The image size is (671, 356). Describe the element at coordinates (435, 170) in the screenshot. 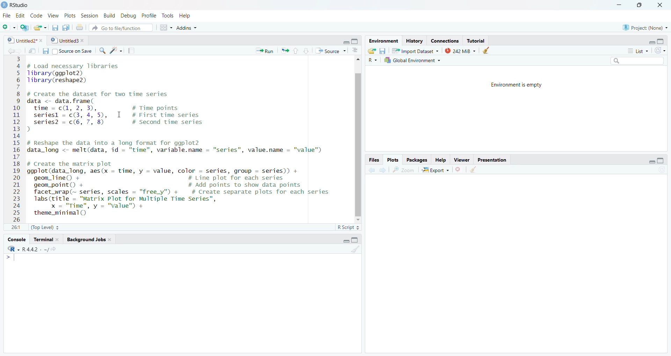

I see `Export` at that location.